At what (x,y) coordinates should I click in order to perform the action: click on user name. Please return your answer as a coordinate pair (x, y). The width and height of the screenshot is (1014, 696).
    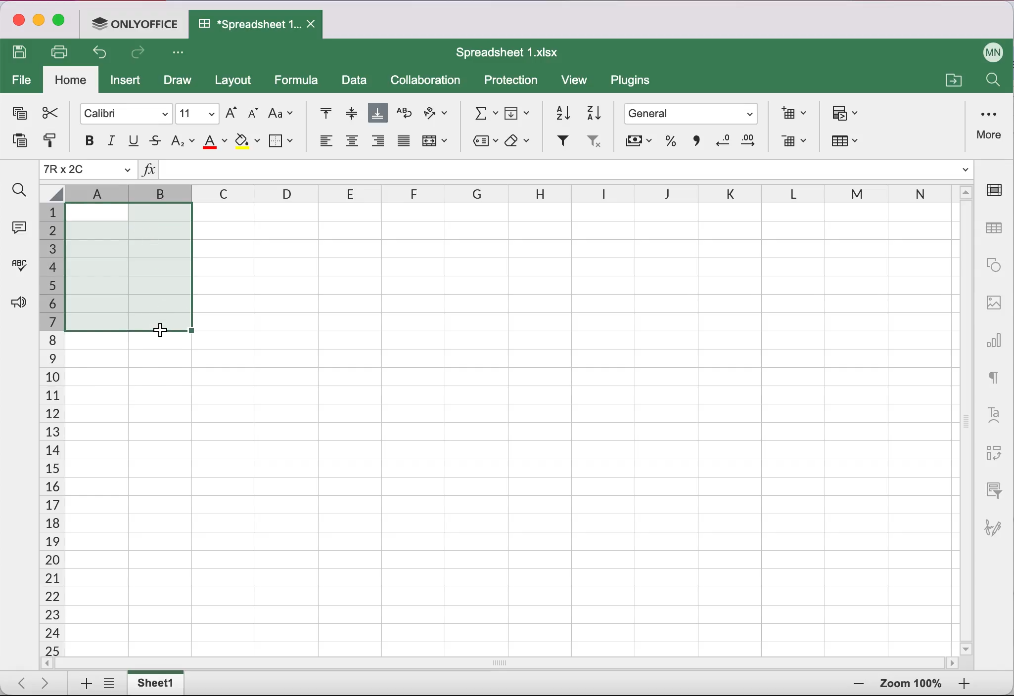
    Looking at the image, I should click on (994, 50).